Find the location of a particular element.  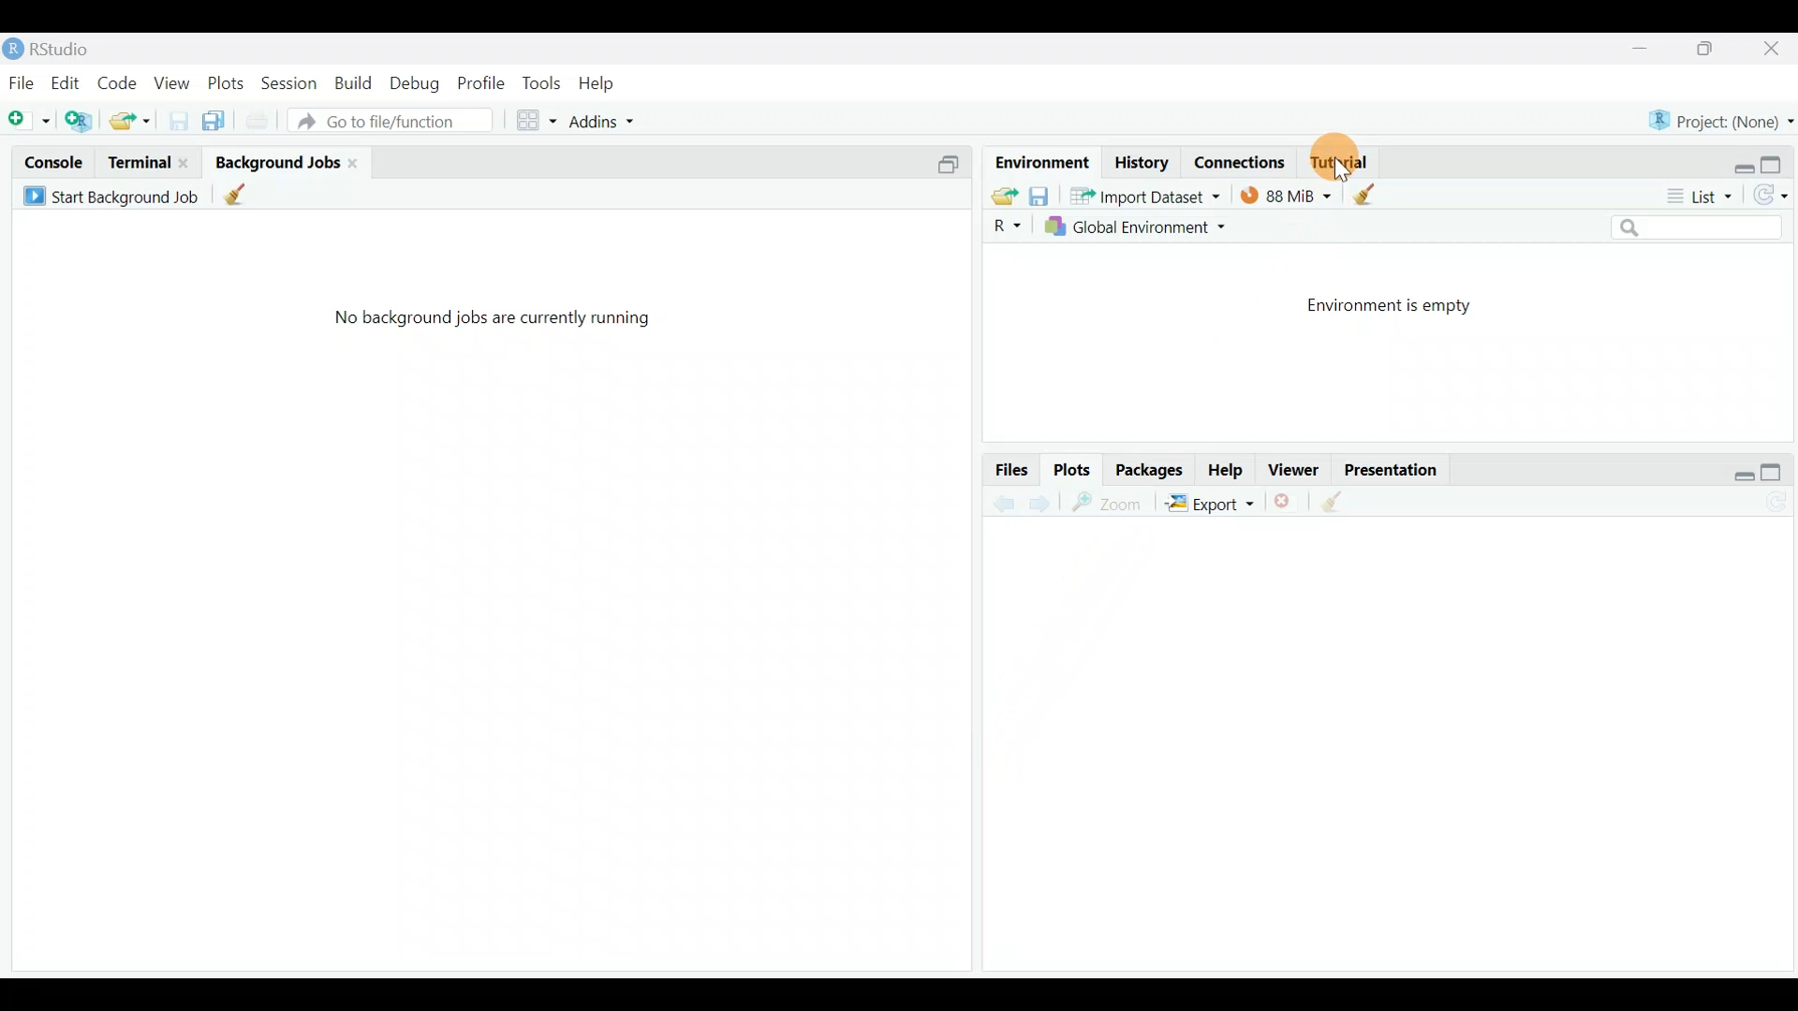

Go to file/function is located at coordinates (397, 122).